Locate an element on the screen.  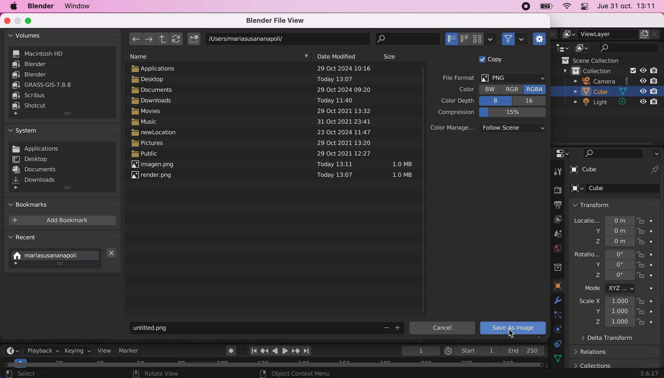
search is located at coordinates (408, 39).